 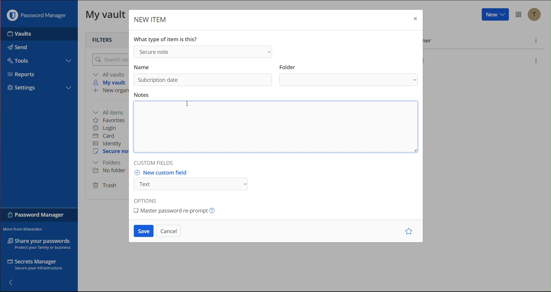 I want to click on Master password prompt, so click(x=177, y=210).